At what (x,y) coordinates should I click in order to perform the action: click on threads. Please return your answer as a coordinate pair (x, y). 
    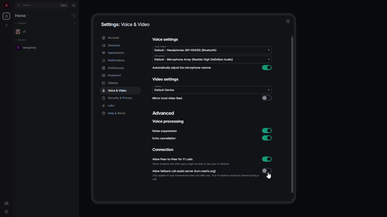
    Looking at the image, I should click on (6, 203).